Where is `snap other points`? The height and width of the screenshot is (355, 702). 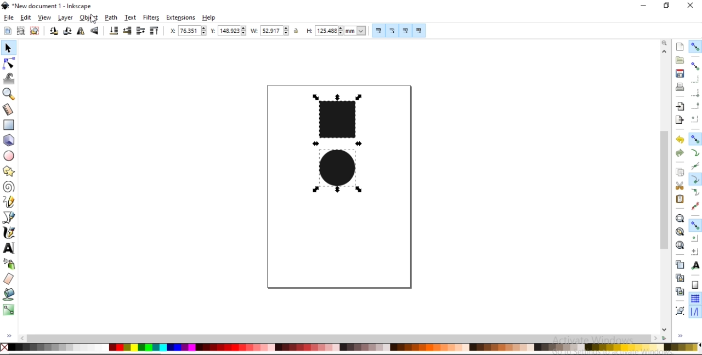
snap other points is located at coordinates (695, 225).